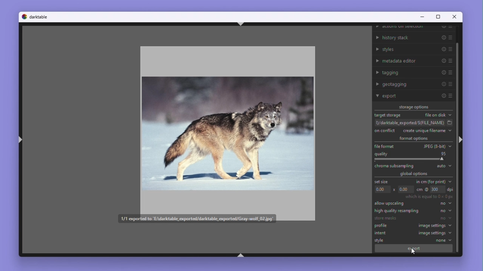 This screenshot has height=271, width=483. Describe the element at coordinates (450, 190) in the screenshot. I see `dpi` at that location.